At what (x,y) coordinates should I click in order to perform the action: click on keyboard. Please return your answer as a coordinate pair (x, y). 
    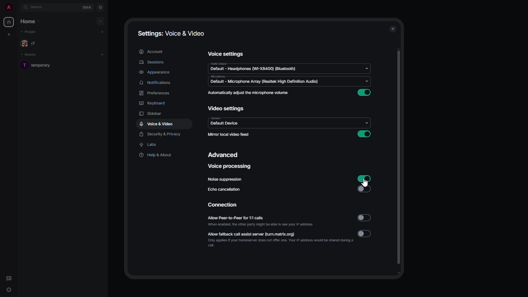
    Looking at the image, I should click on (153, 103).